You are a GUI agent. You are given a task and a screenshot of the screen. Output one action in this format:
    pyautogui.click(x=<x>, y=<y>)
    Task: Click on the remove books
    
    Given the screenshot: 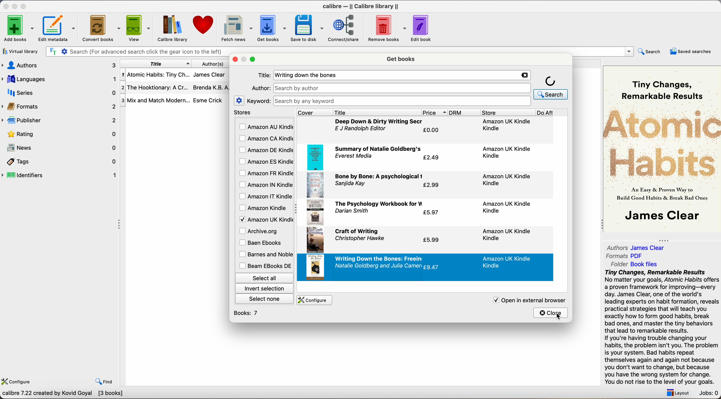 What is the action you would take?
    pyautogui.click(x=387, y=29)
    